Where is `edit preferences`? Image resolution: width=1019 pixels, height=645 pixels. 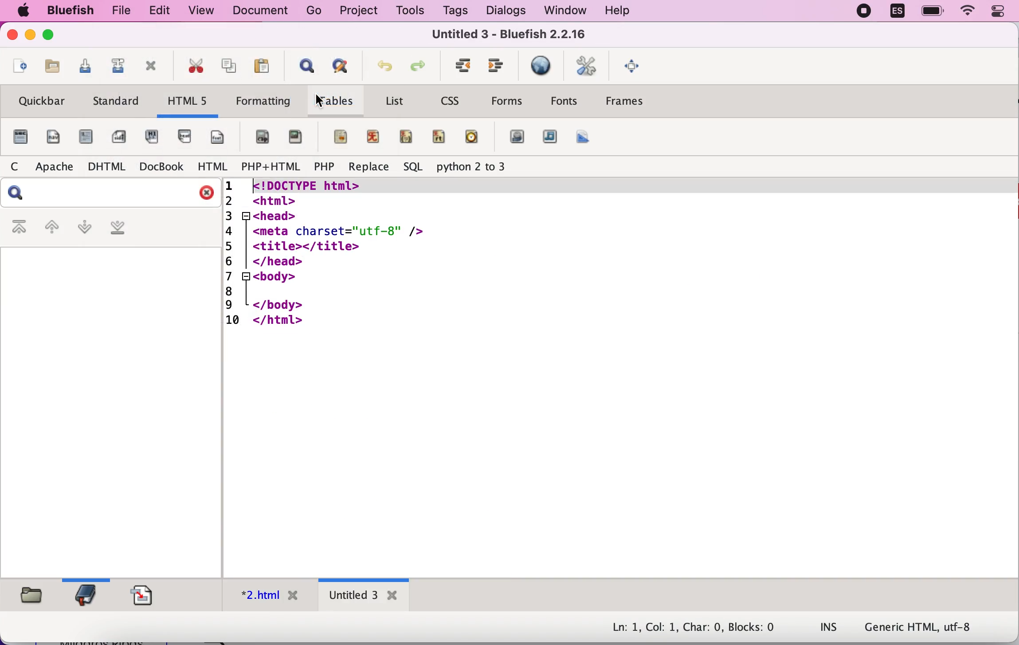
edit preferences is located at coordinates (587, 63).